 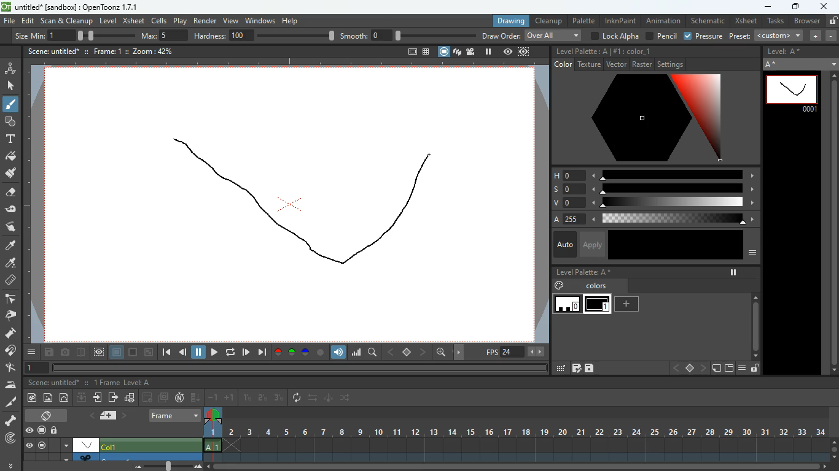 I want to click on rewind, so click(x=232, y=352).